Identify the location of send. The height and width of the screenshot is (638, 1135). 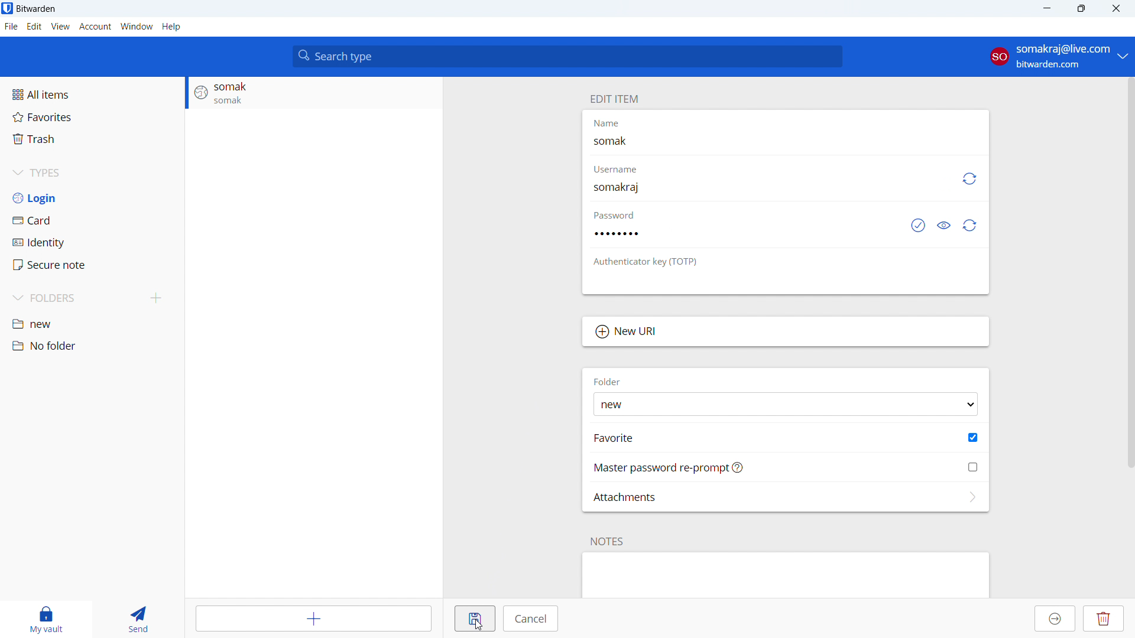
(142, 617).